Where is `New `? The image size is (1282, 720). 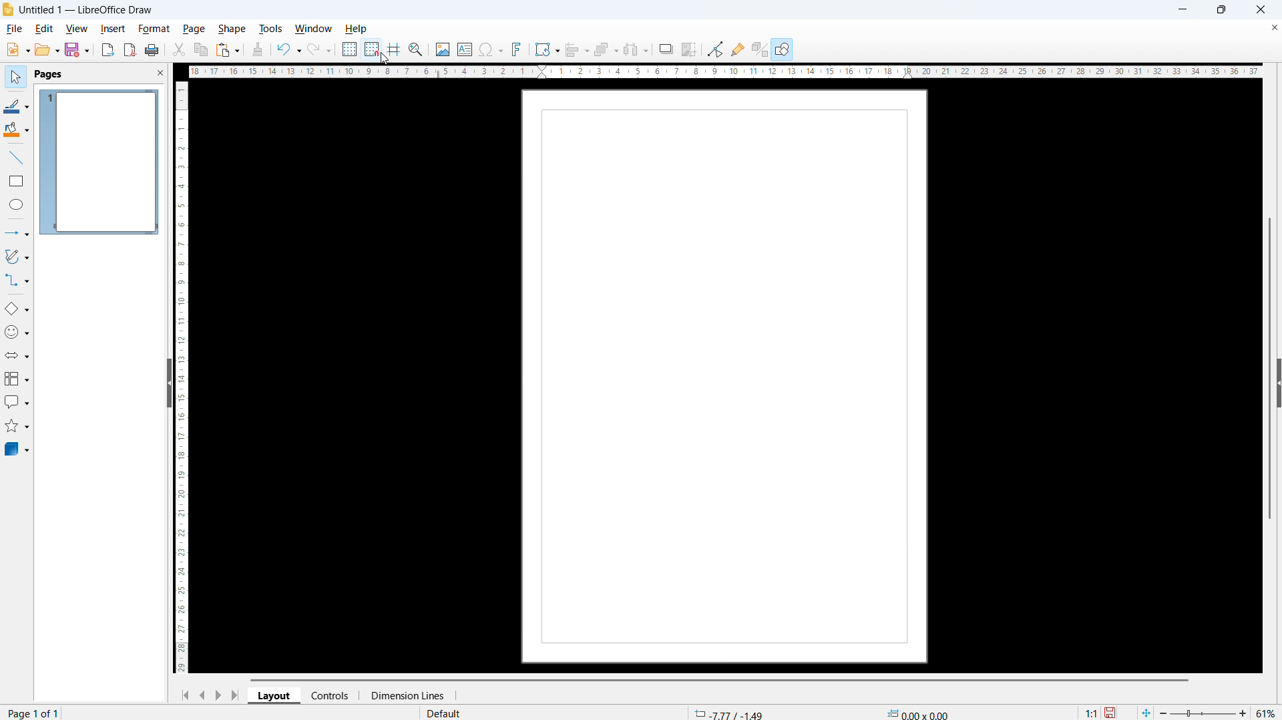
New  is located at coordinates (18, 49).